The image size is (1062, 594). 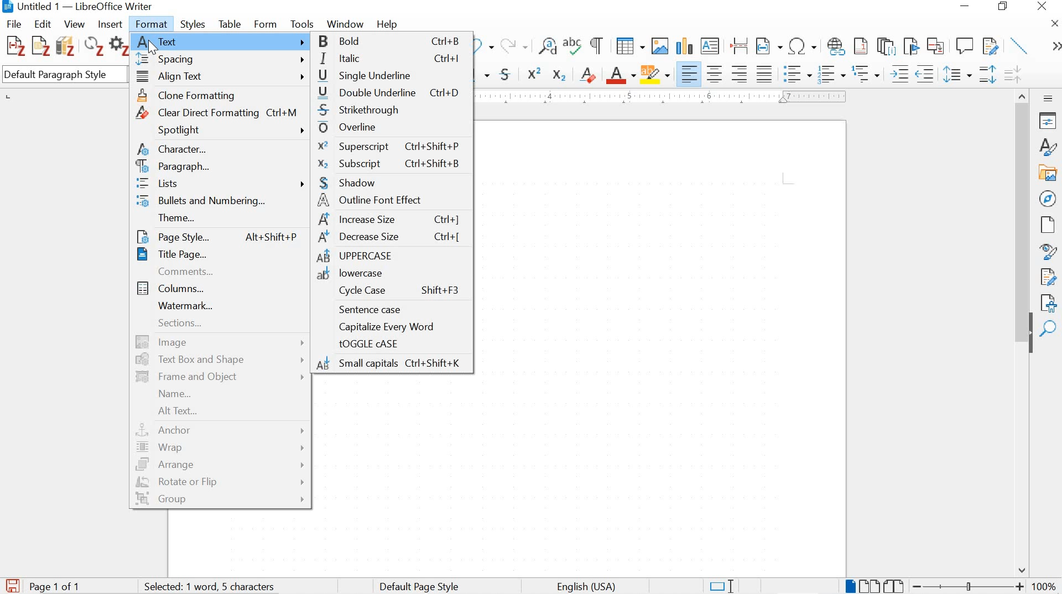 I want to click on anchor, so click(x=222, y=430).